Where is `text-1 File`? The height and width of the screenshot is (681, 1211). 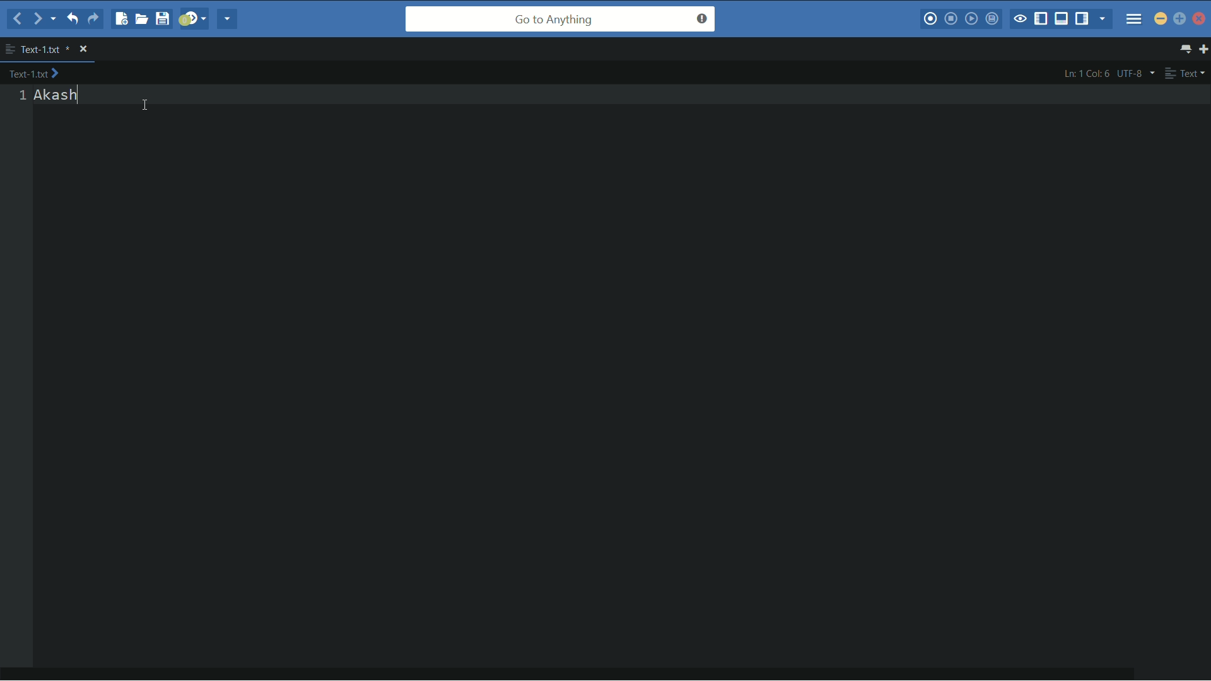 text-1 File is located at coordinates (33, 73).